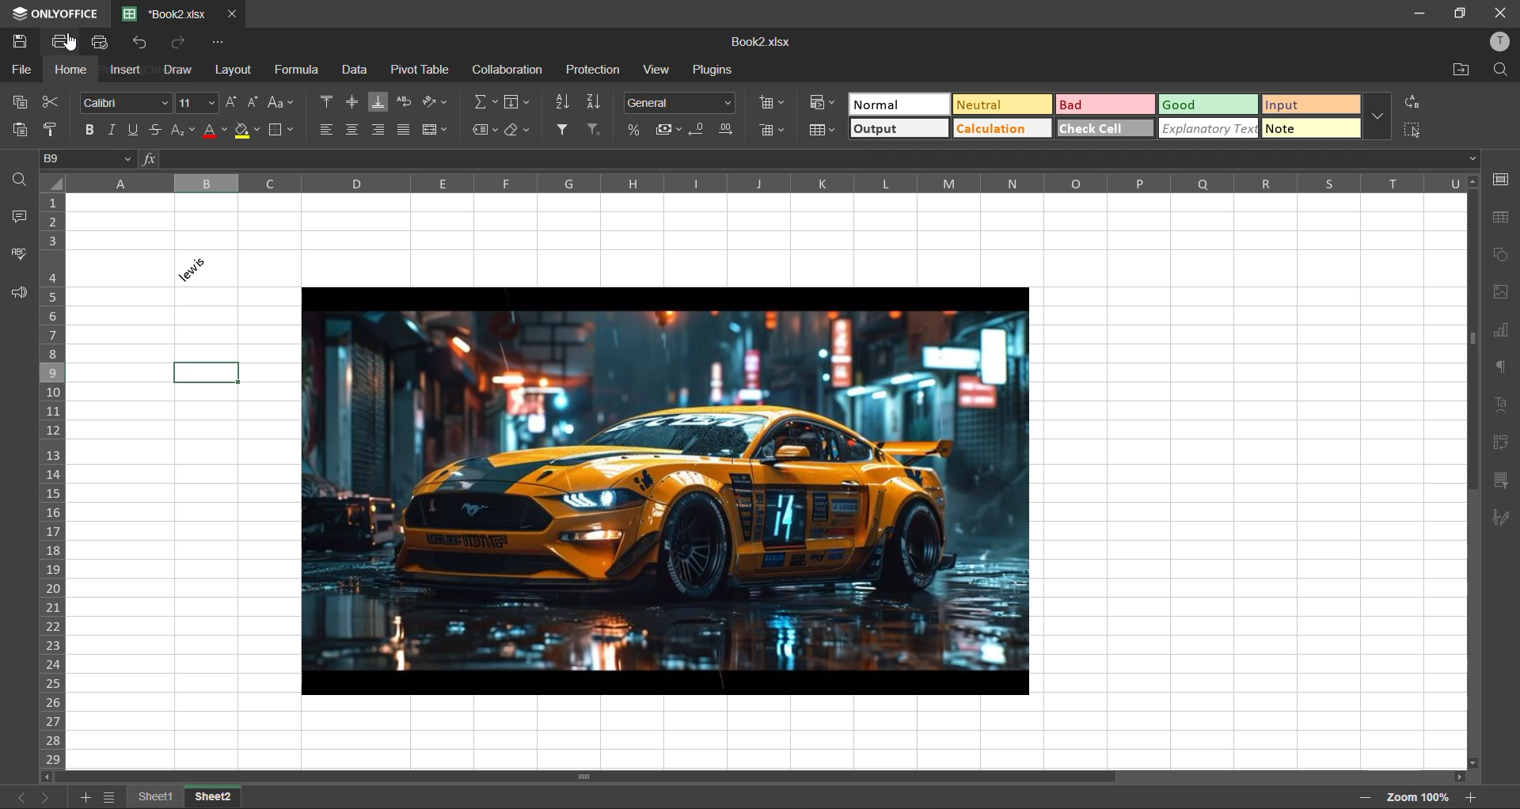  What do you see at coordinates (379, 131) in the screenshot?
I see `align right` at bounding box center [379, 131].